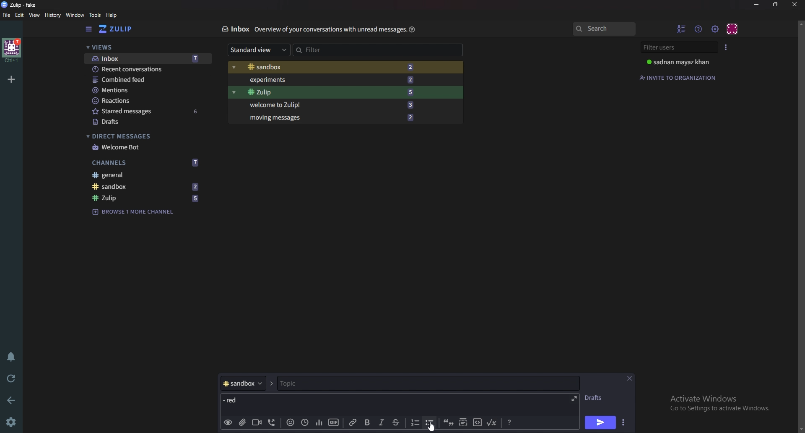  Describe the element at coordinates (329, 50) in the screenshot. I see `Filter` at that location.